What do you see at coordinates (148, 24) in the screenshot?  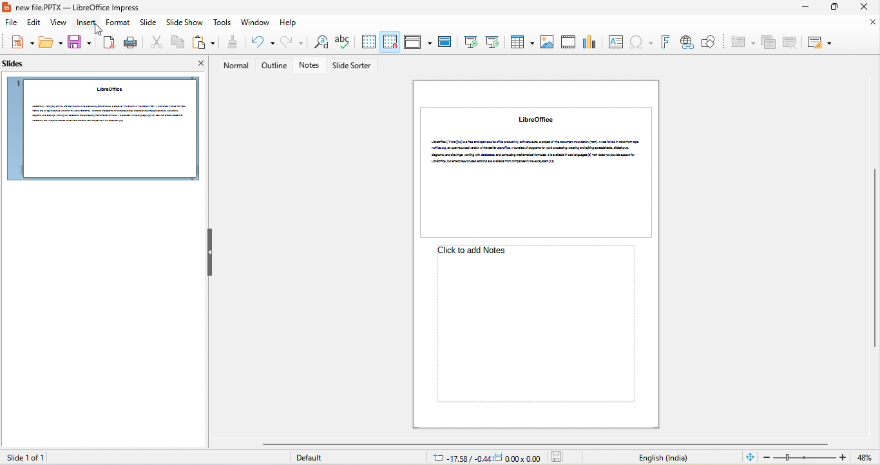 I see `slide` at bounding box center [148, 24].